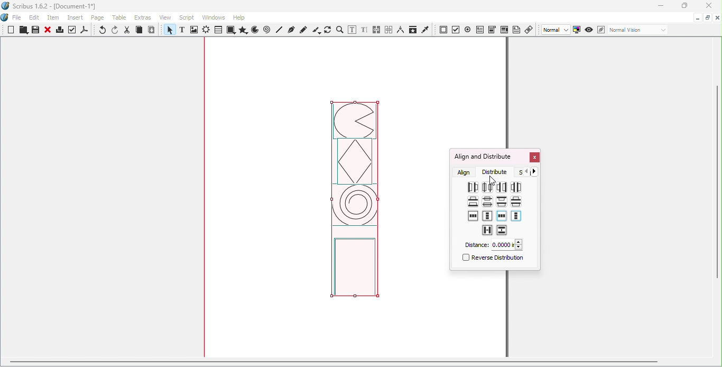 The width and height of the screenshot is (722, 367). Describe the element at coordinates (121, 18) in the screenshot. I see `Table` at that location.